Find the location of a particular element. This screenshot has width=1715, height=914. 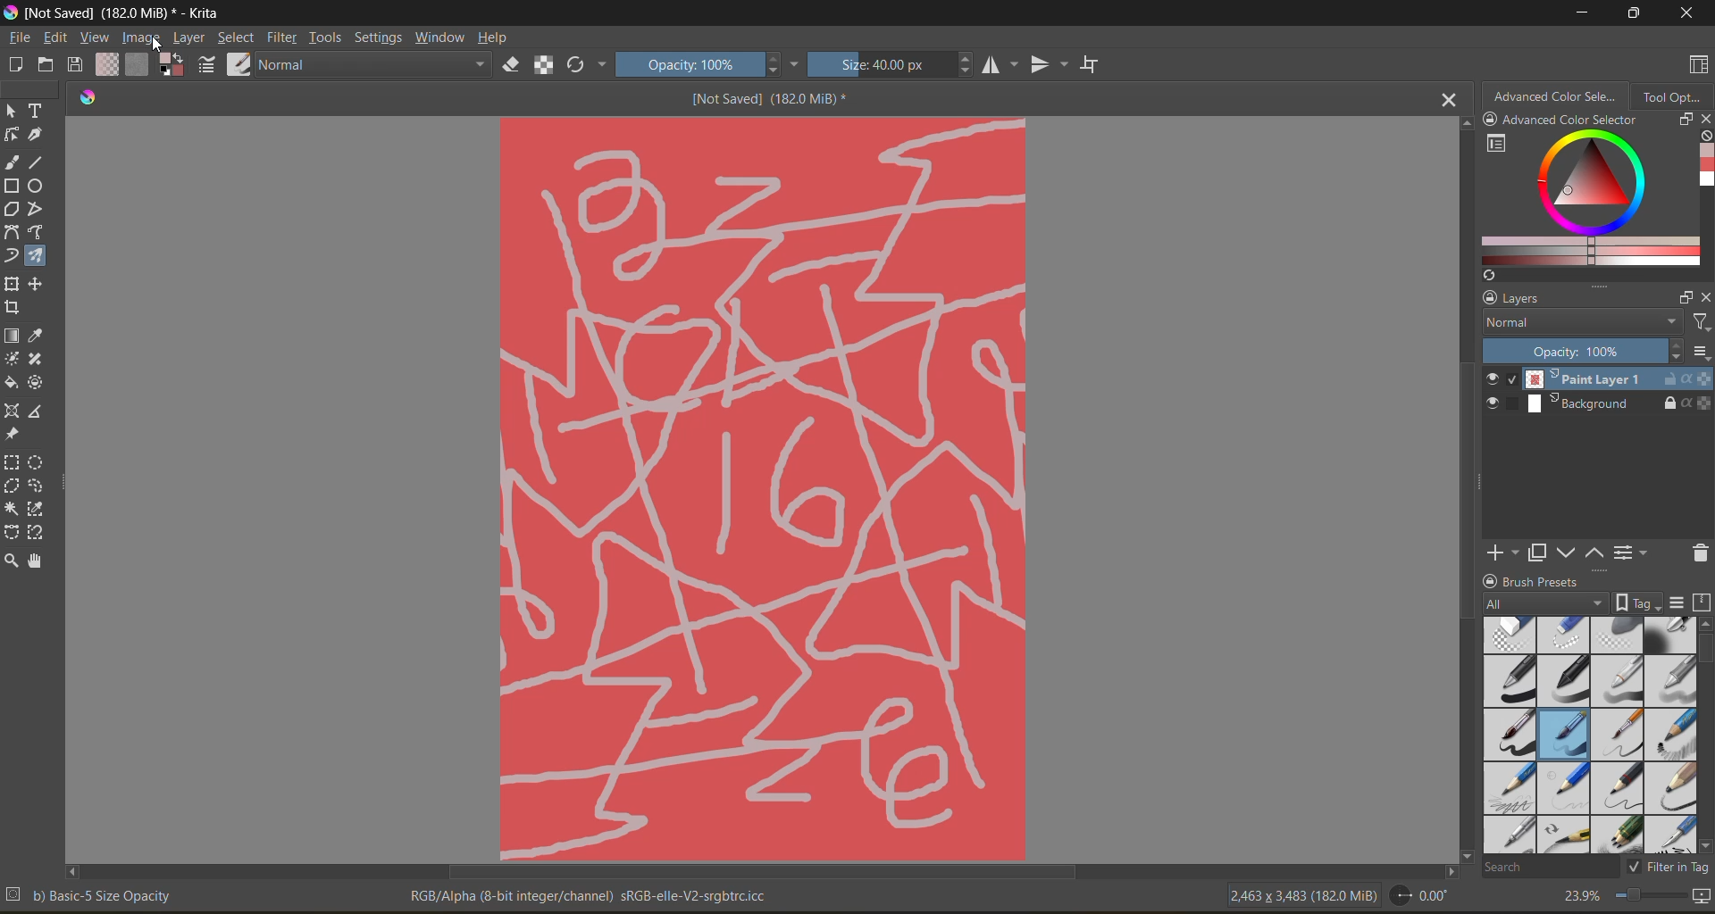

Brush presets is located at coordinates (1549, 580).